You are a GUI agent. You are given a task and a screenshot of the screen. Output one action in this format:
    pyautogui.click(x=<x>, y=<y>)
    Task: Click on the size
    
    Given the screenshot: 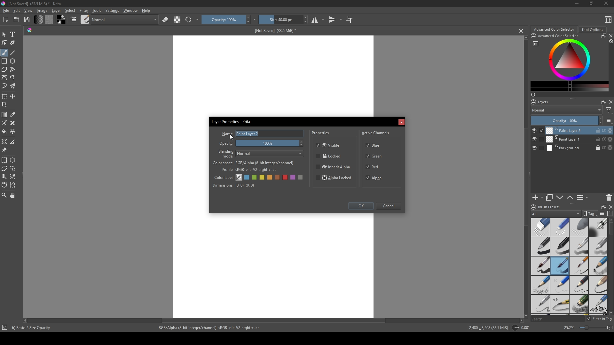 What is the action you would take?
    pyautogui.click(x=280, y=19)
    